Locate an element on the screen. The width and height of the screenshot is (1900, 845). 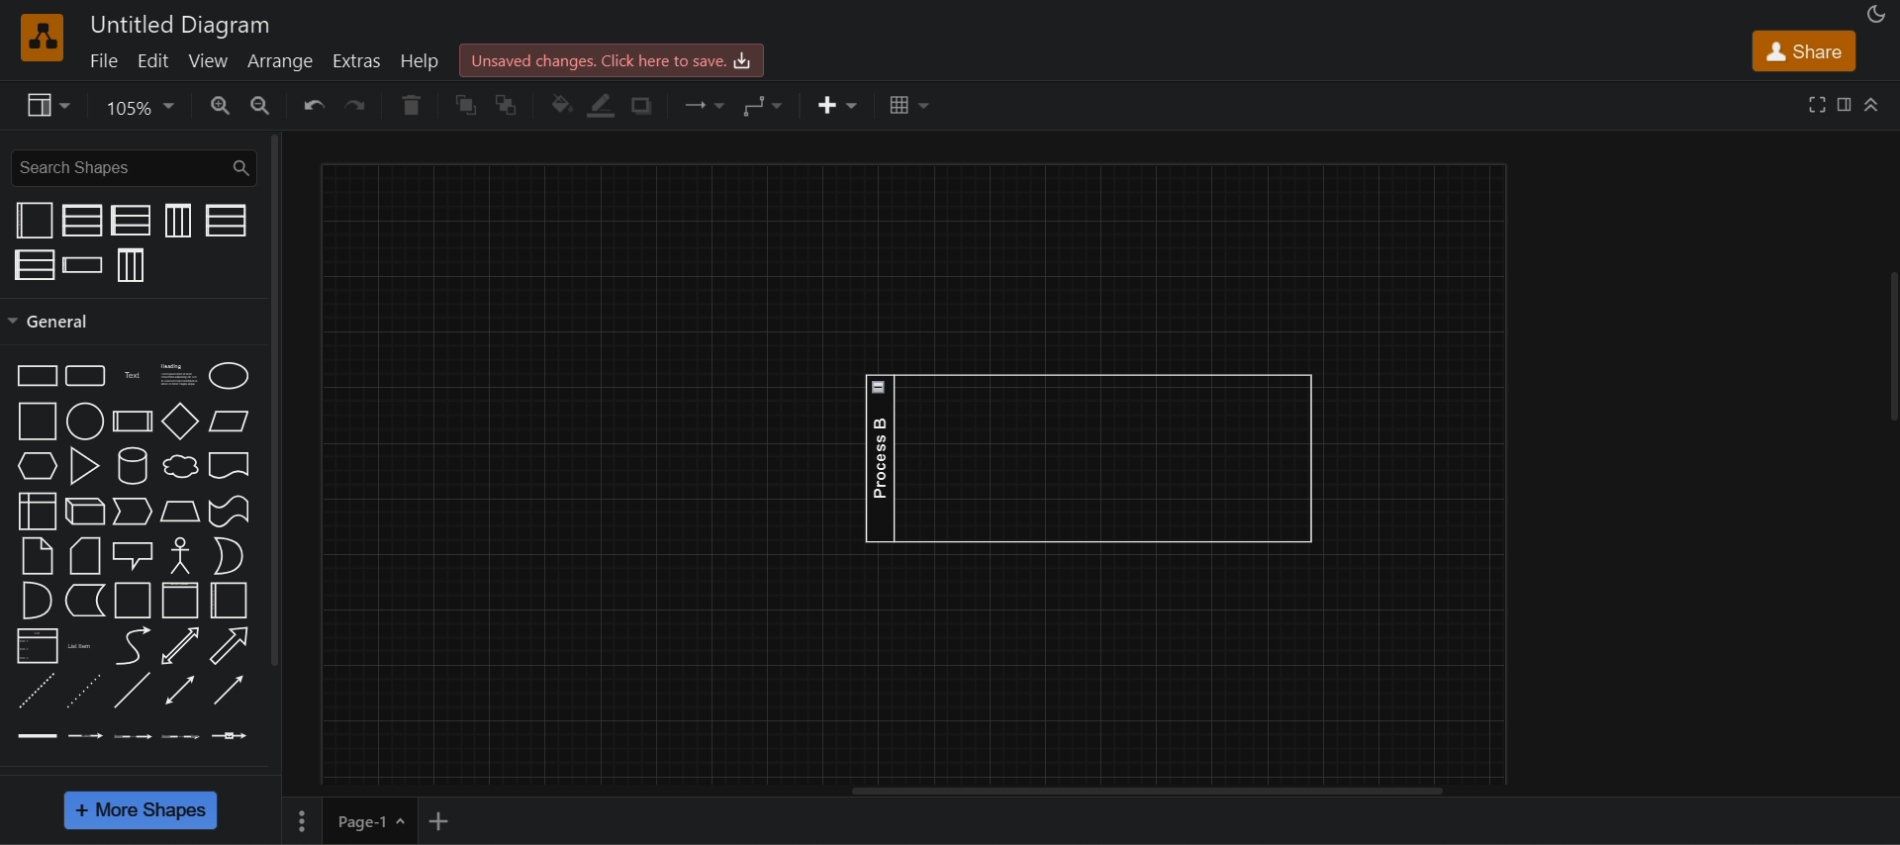
and is located at coordinates (35, 600).